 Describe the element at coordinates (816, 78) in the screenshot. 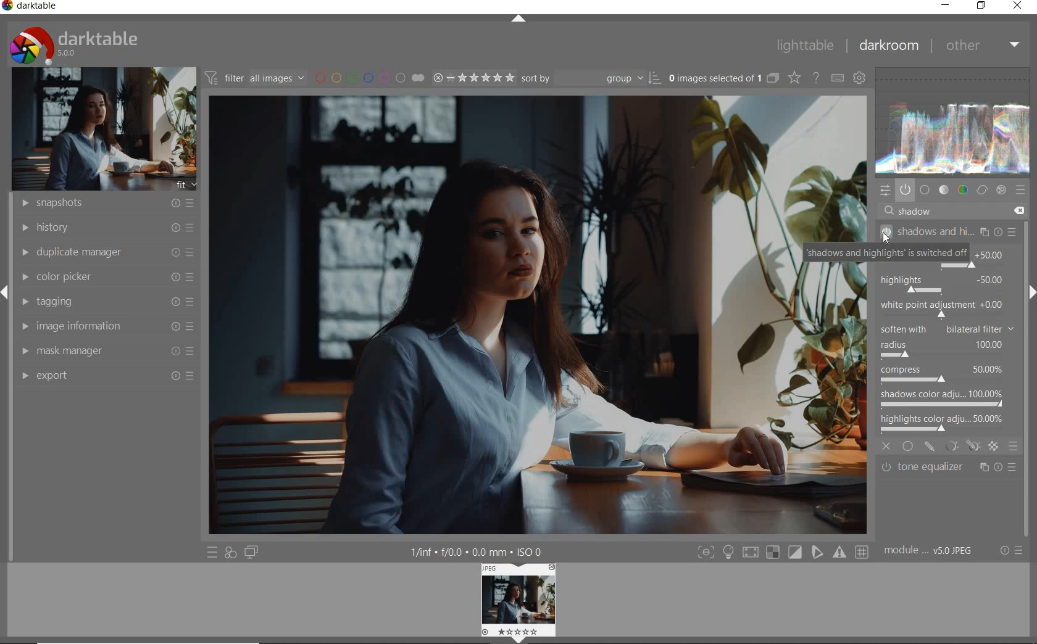

I see `enable for online help` at that location.